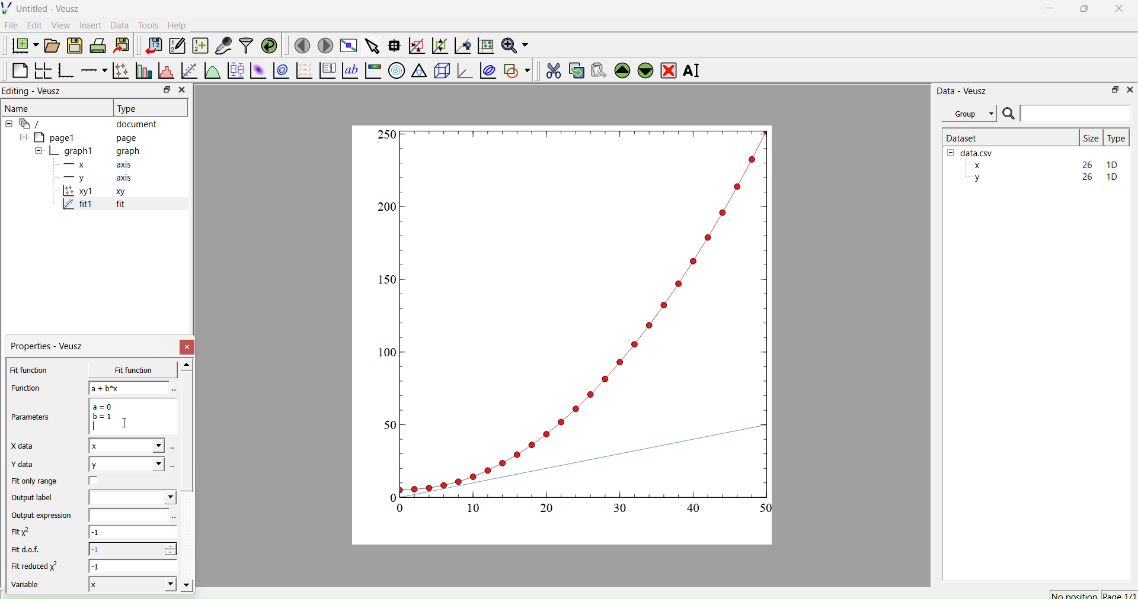 This screenshot has width=1138, height=599. Describe the element at coordinates (962, 91) in the screenshot. I see `Data - Veusz` at that location.